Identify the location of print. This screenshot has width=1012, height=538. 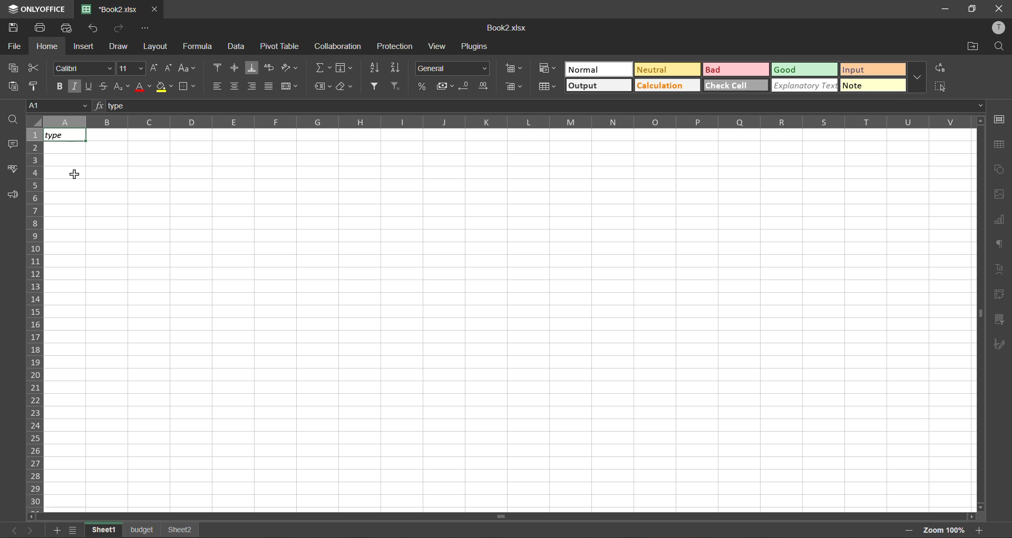
(40, 28).